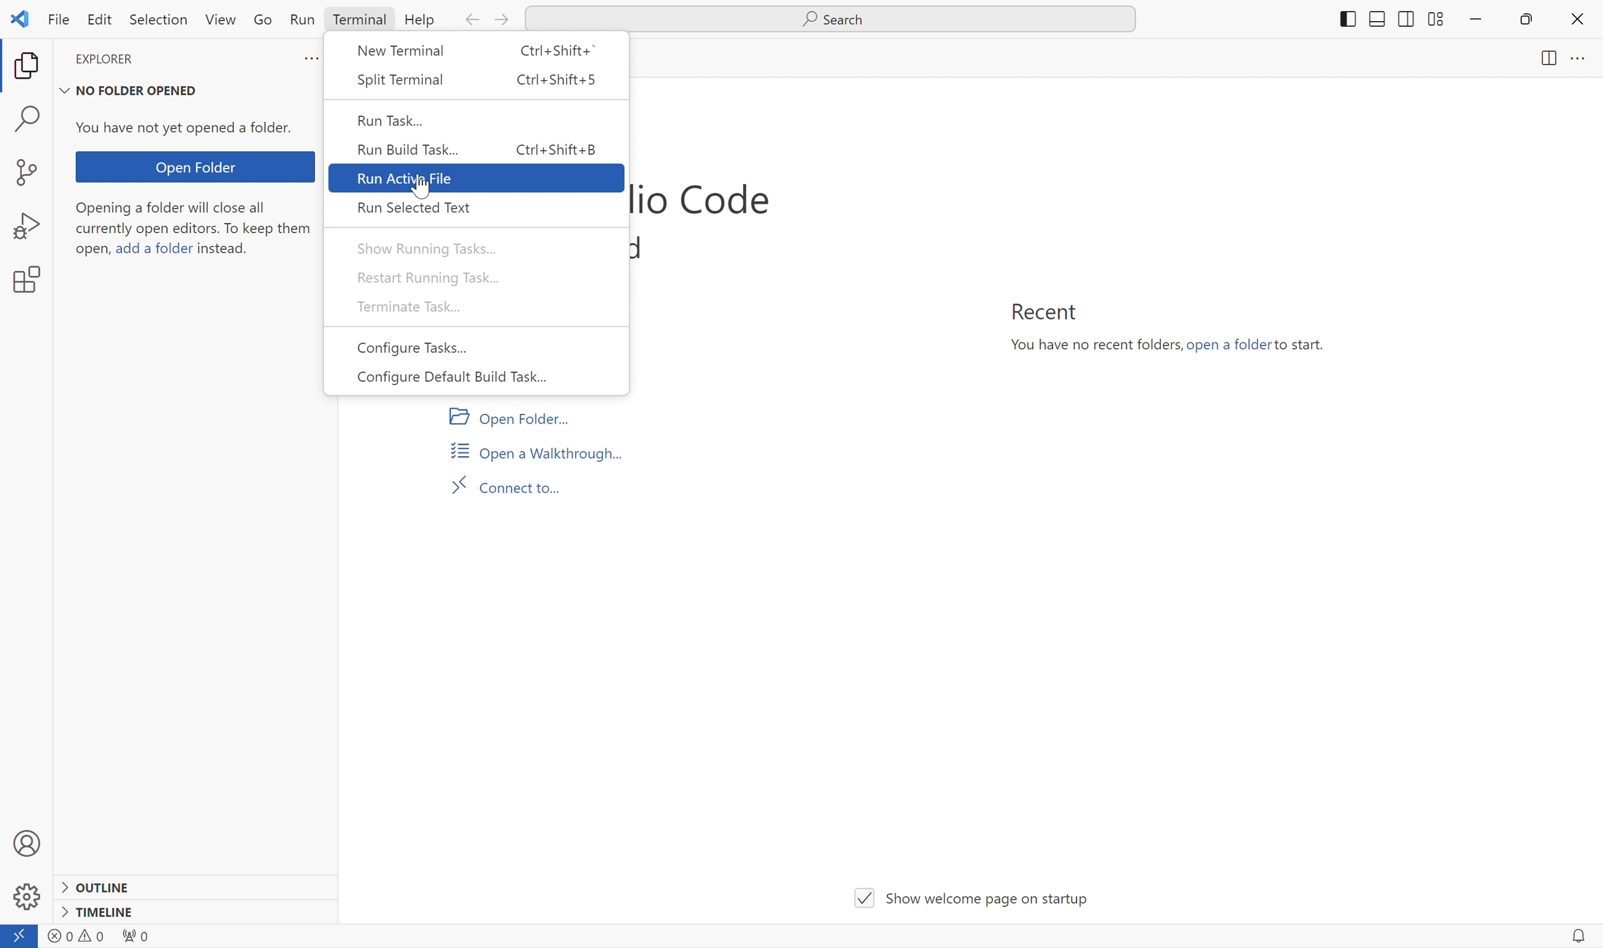 The width and height of the screenshot is (1603, 948). I want to click on shift to sides, so click(1381, 19).